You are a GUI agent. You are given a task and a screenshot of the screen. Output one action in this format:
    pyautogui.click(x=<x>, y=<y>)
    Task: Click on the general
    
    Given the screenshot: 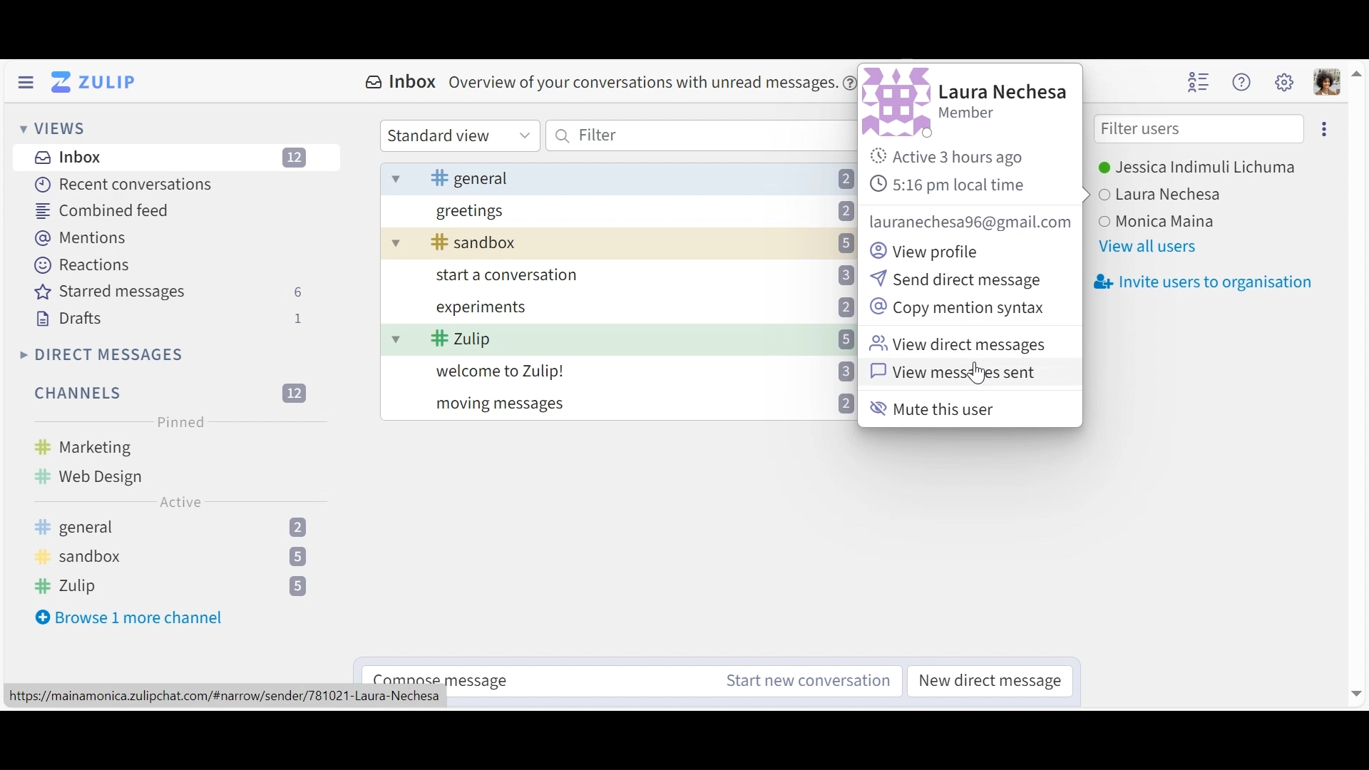 What is the action you would take?
    pyautogui.click(x=617, y=174)
    